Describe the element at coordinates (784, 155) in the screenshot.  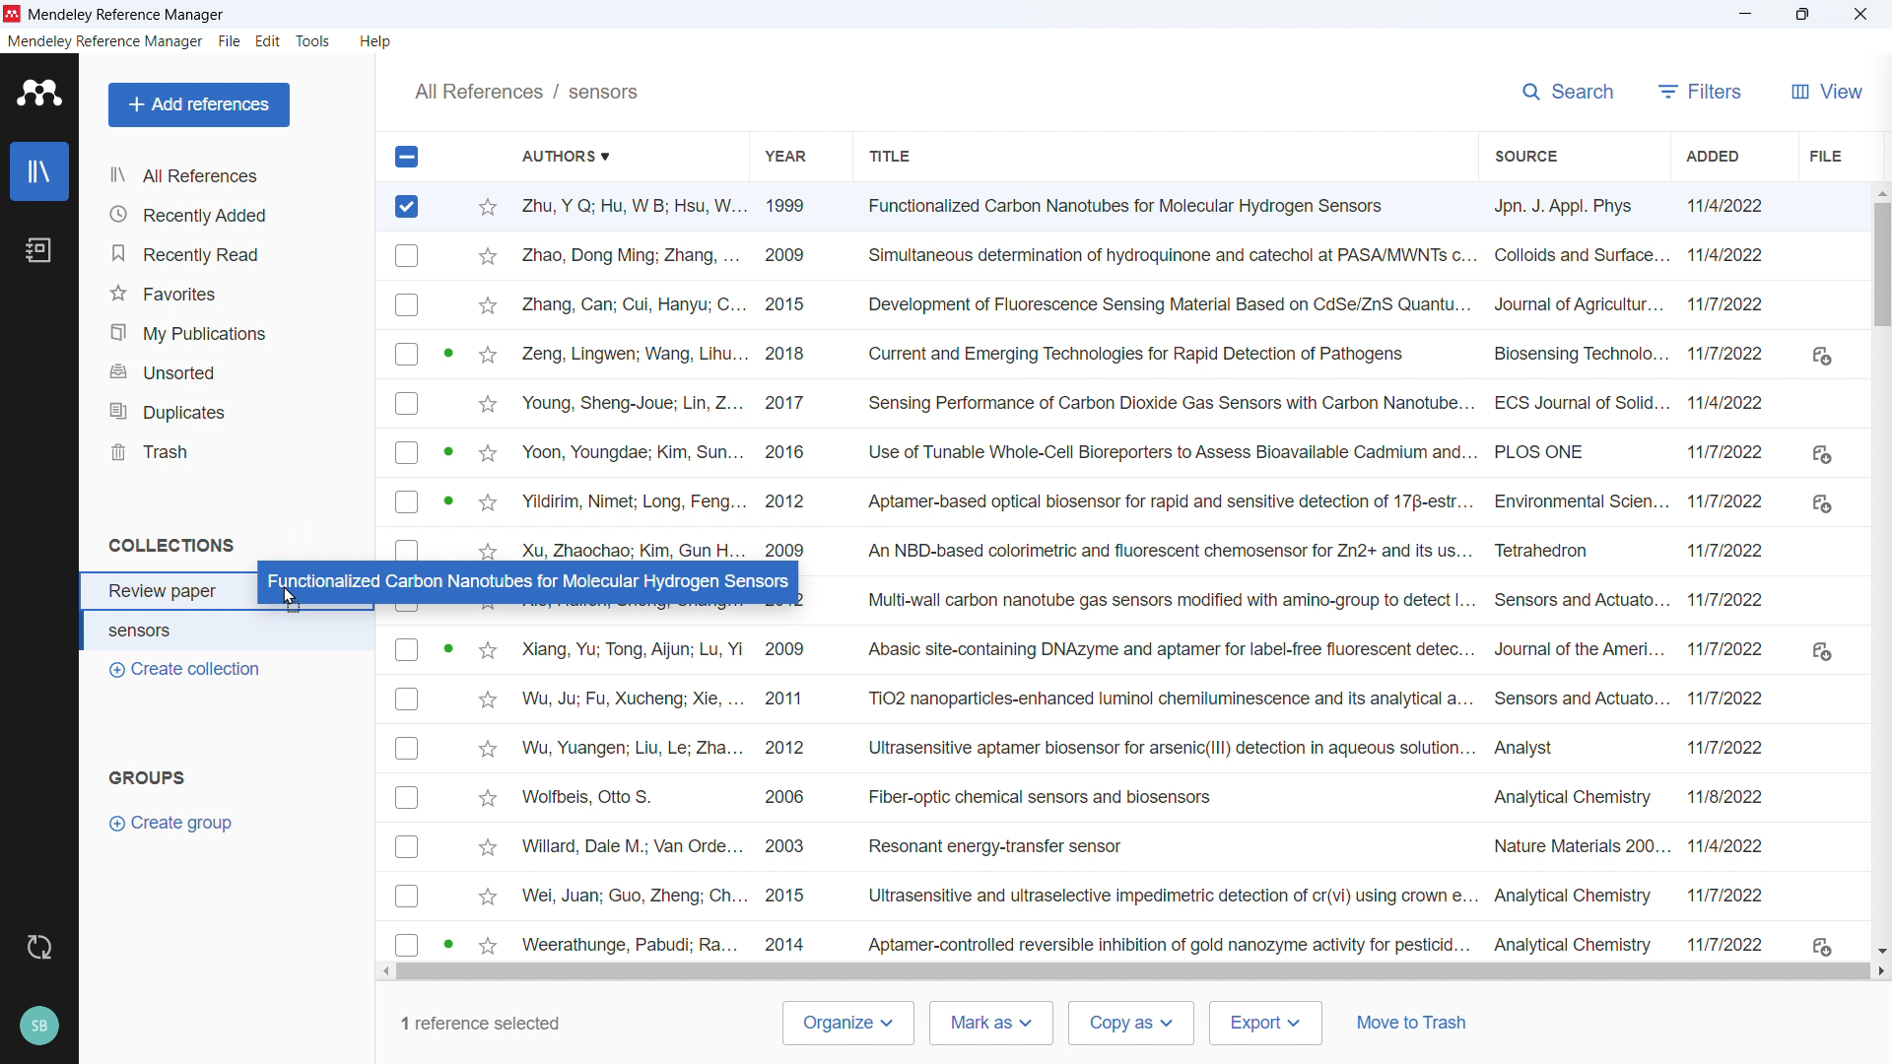
I see `Sort by year of publication ` at that location.